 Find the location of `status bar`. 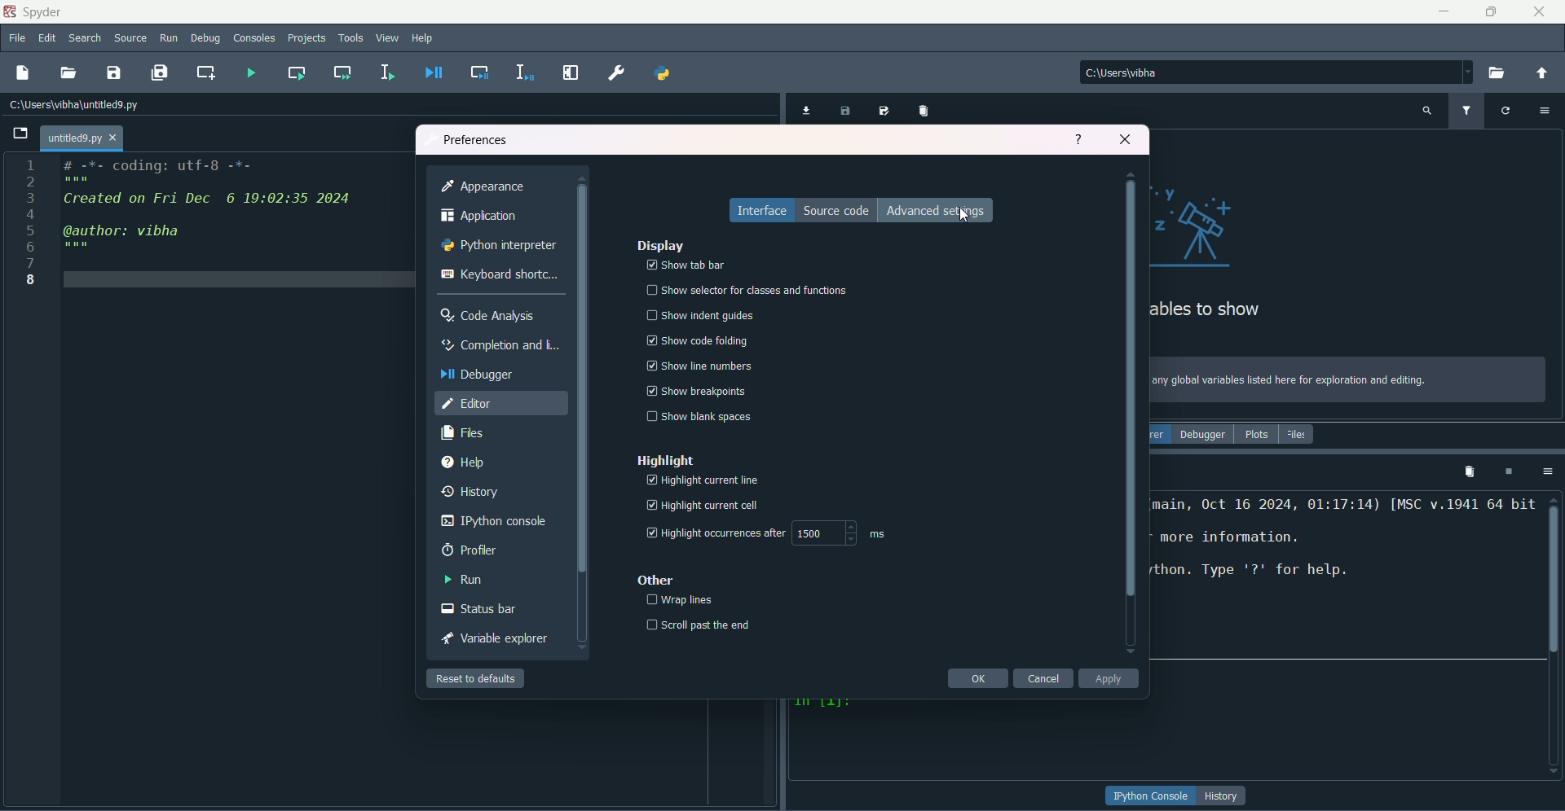

status bar is located at coordinates (476, 611).